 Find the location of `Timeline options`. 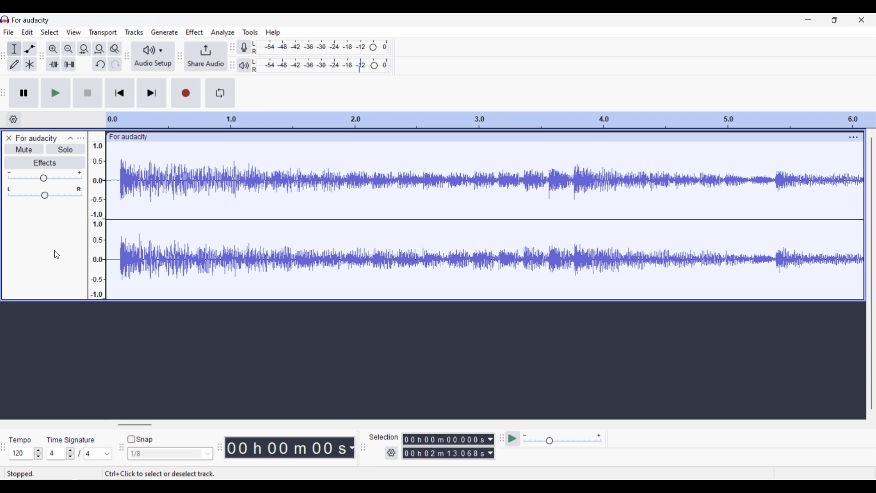

Timeline options is located at coordinates (13, 119).